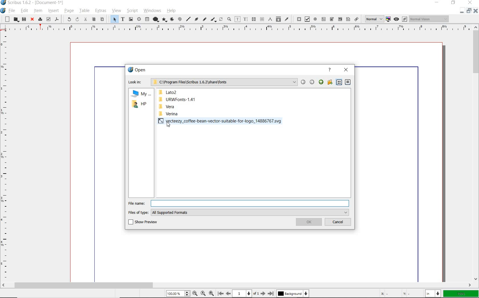  What do you see at coordinates (438, 3) in the screenshot?
I see `minimize` at bounding box center [438, 3].